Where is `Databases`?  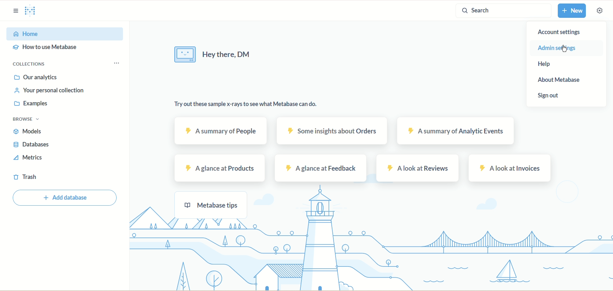
Databases is located at coordinates (26, 145).